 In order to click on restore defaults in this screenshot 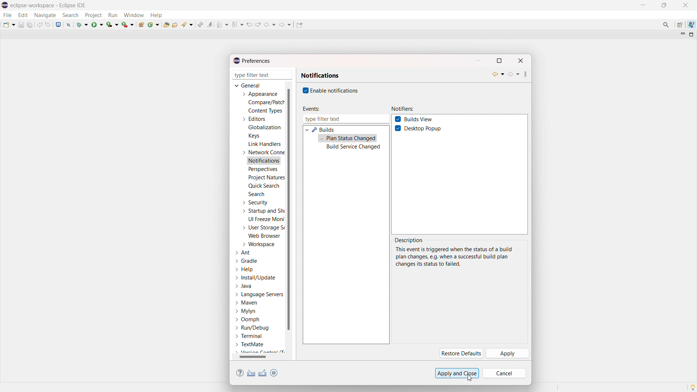, I will do `click(460, 354)`.